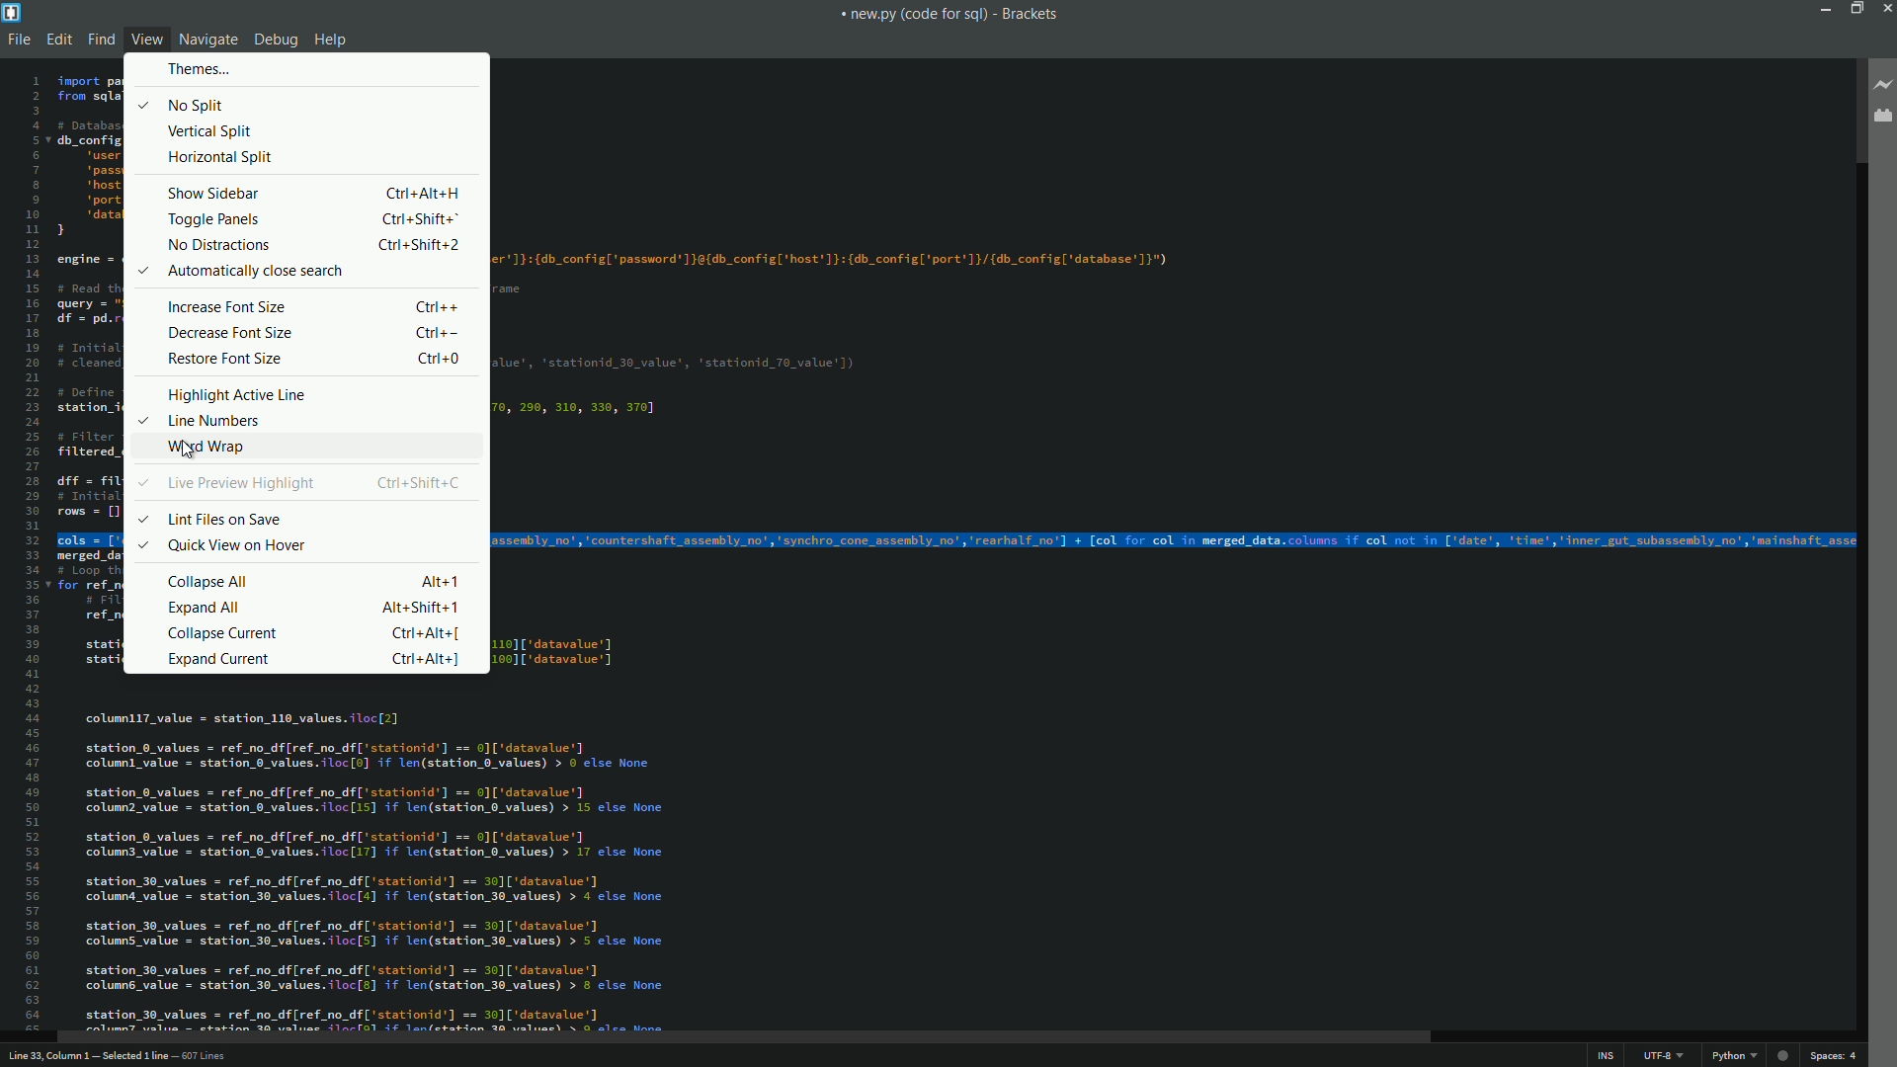 This screenshot has width=1897, height=1067. Describe the element at coordinates (210, 581) in the screenshot. I see `collapse all` at that location.